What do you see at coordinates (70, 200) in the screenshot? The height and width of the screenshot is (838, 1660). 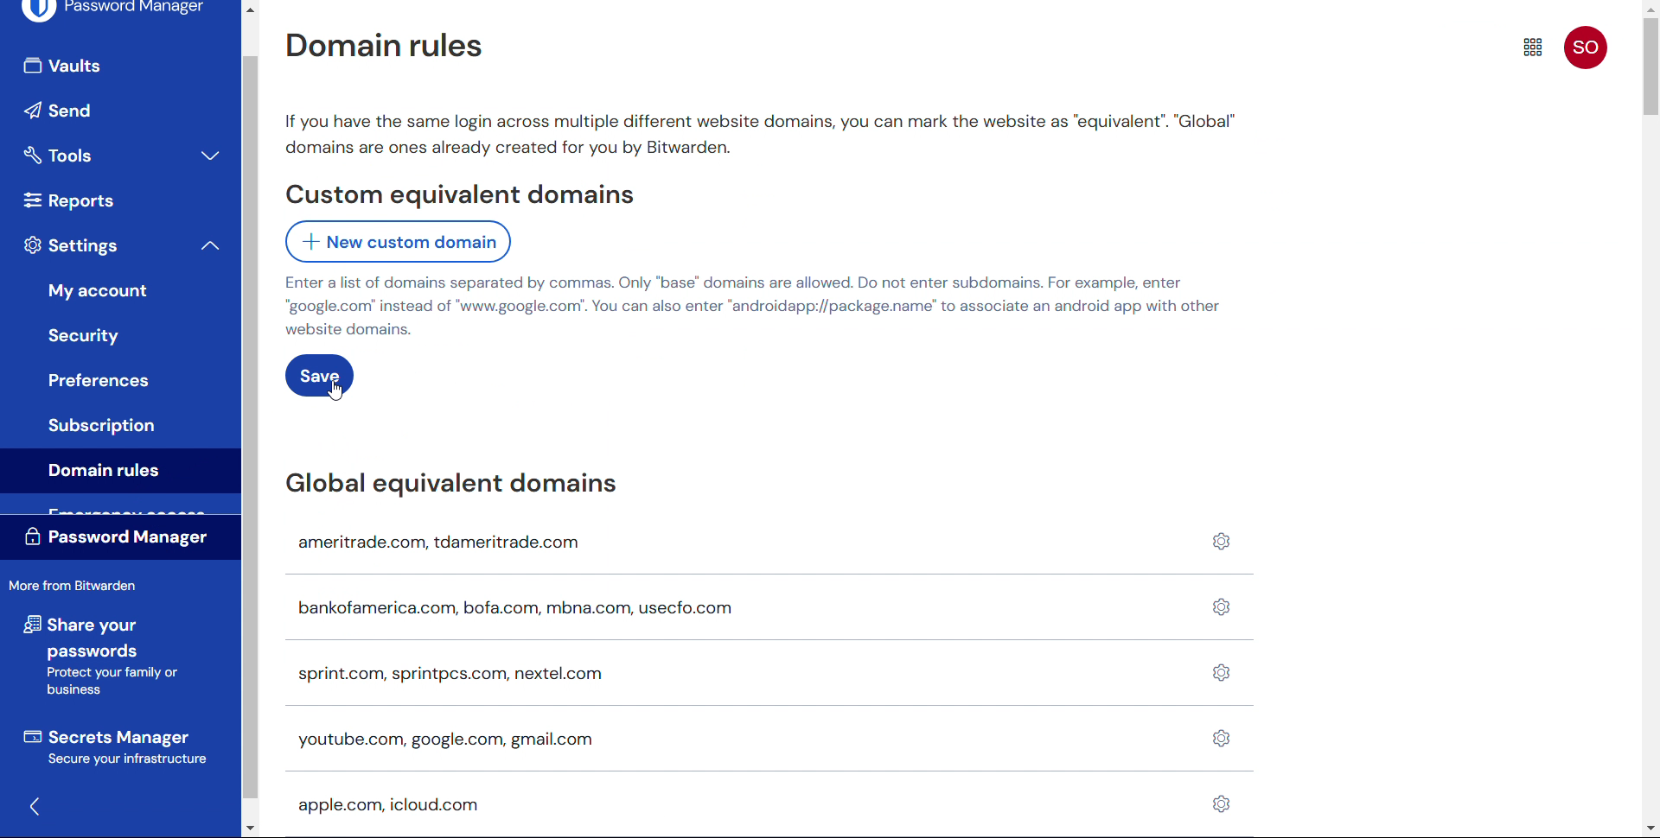 I see `reports ` at bounding box center [70, 200].